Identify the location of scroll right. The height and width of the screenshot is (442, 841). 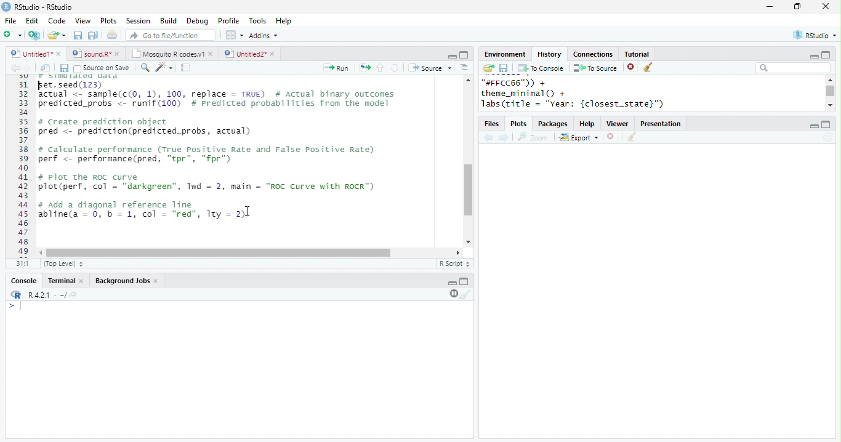
(456, 252).